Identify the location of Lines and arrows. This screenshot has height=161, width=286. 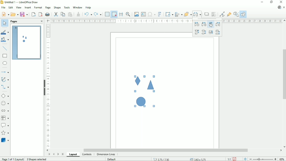
(5, 72).